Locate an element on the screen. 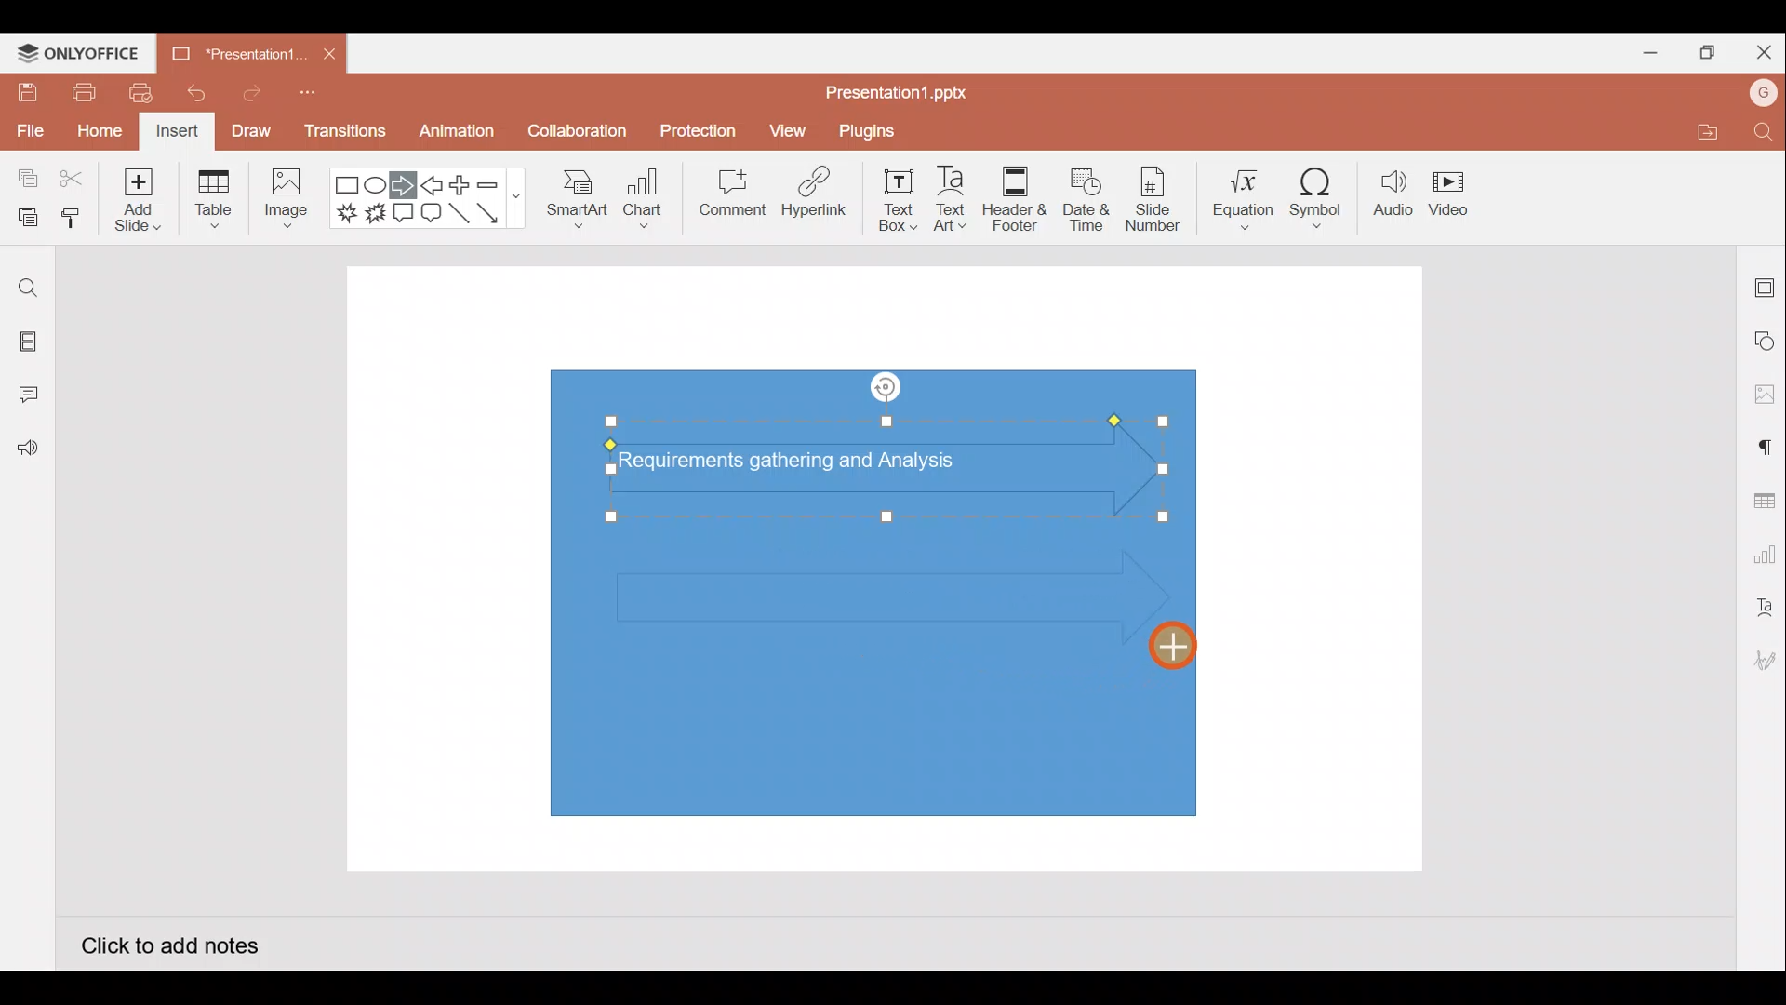  Comment is located at coordinates (726, 196).